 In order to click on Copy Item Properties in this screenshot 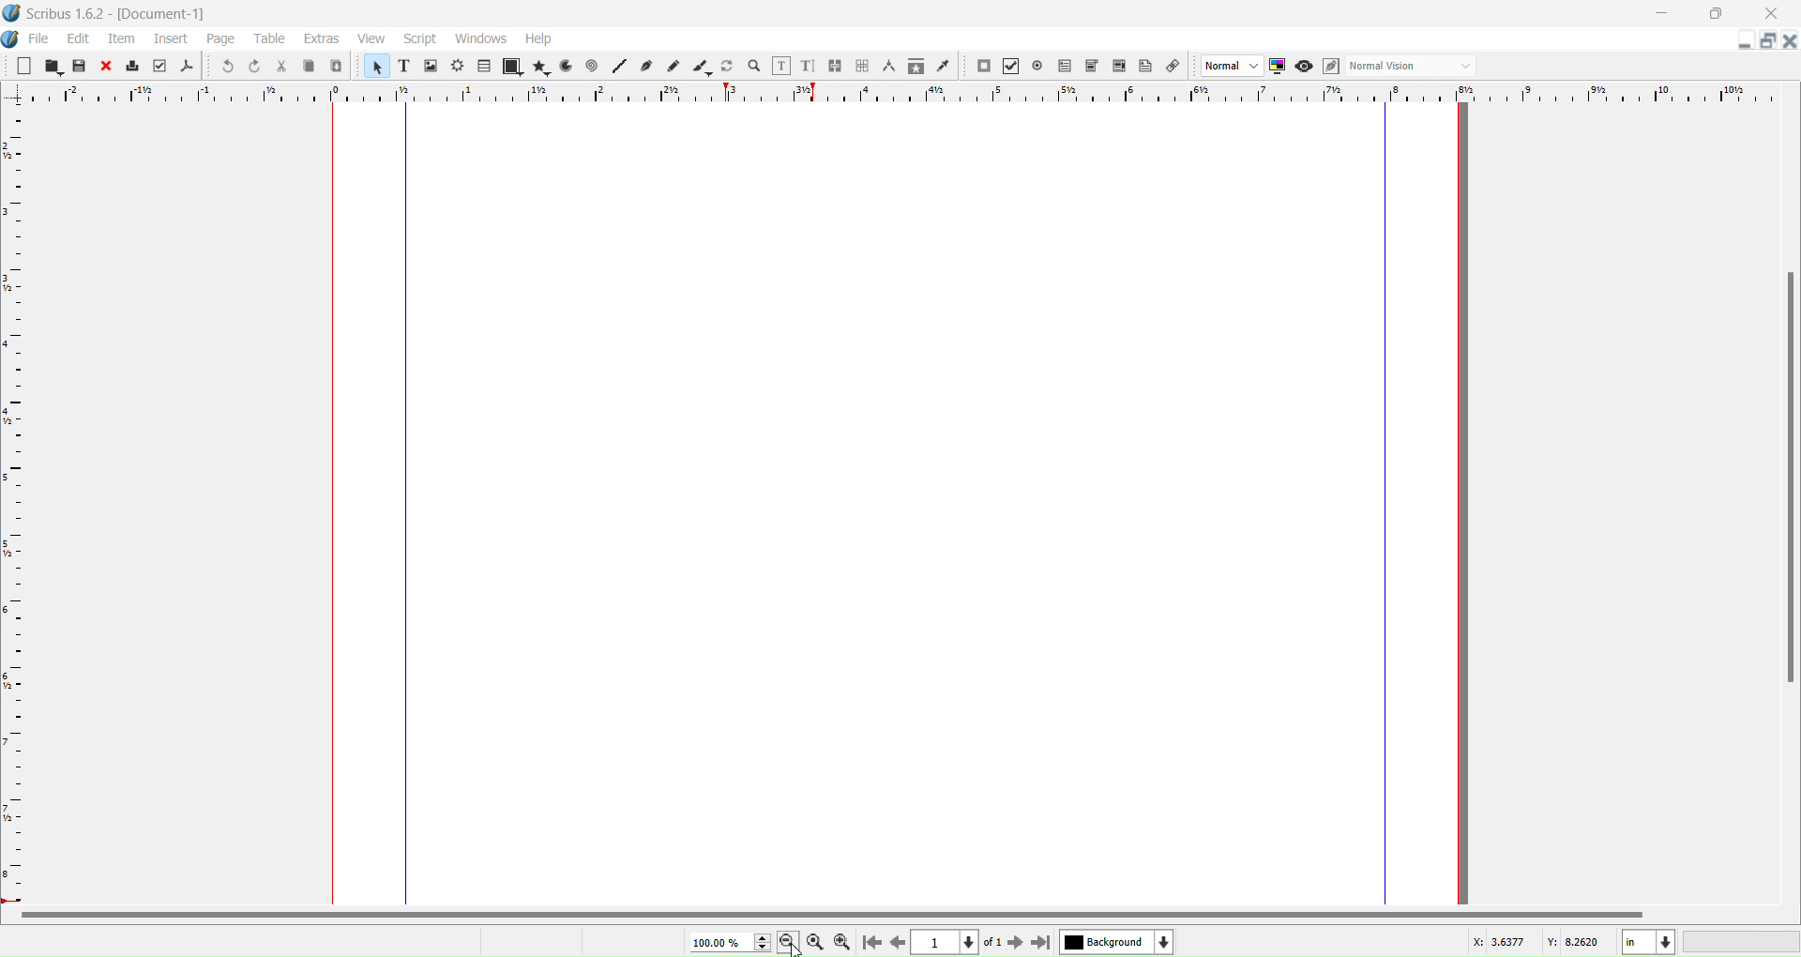, I will do `click(915, 67)`.